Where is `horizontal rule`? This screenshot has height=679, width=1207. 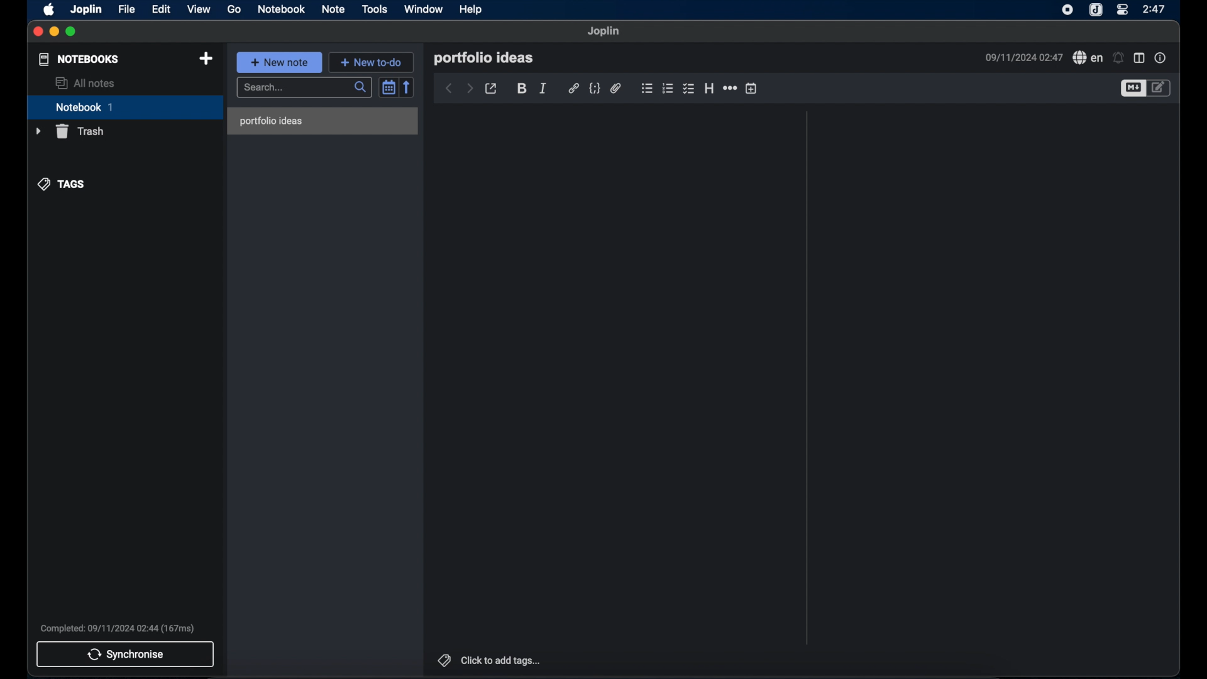 horizontal rule is located at coordinates (729, 88).